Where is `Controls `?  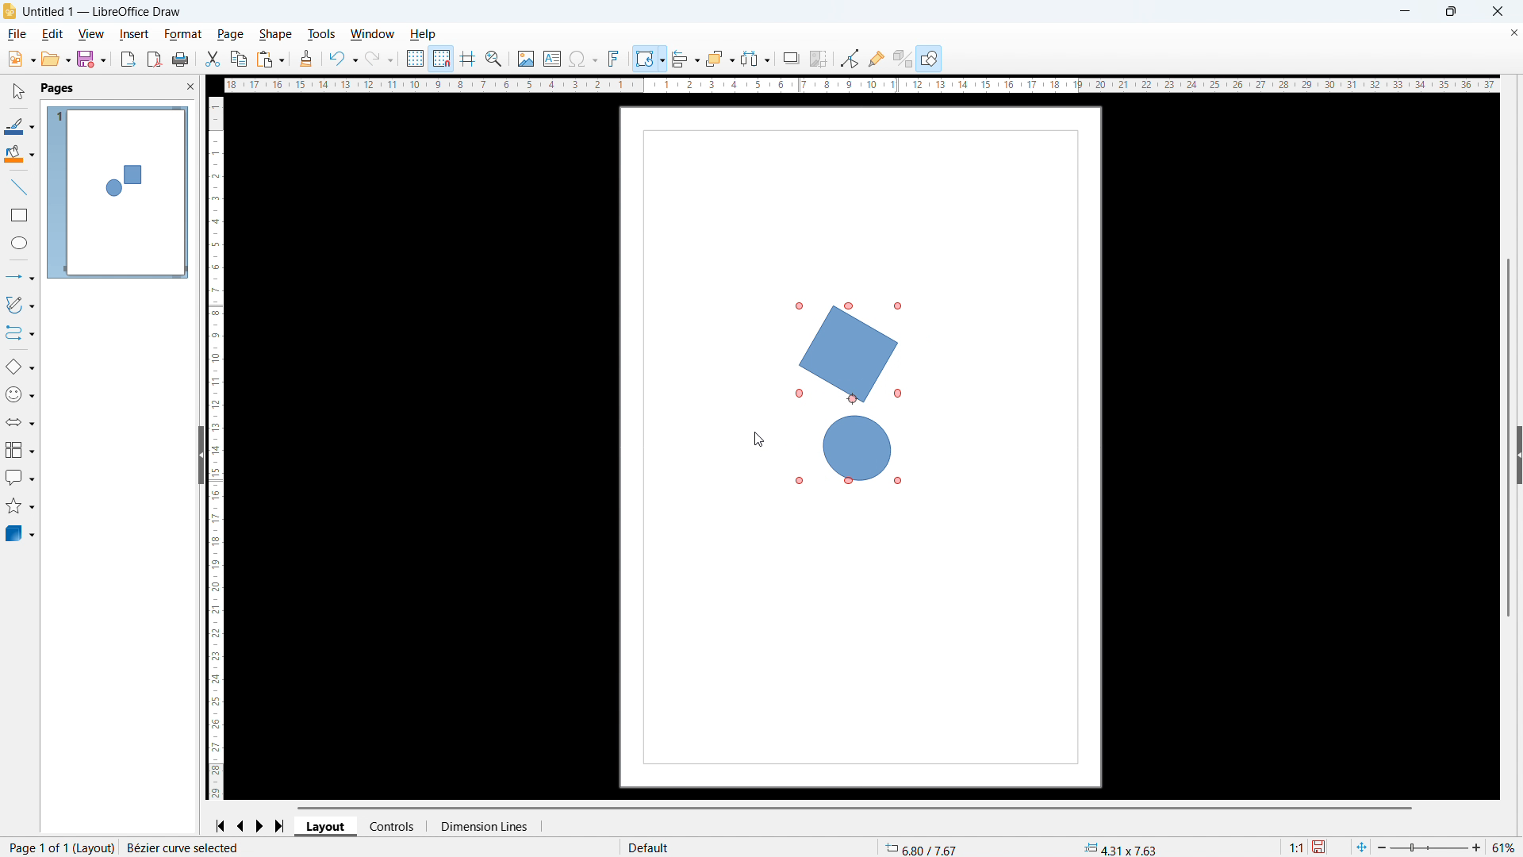
Controls  is located at coordinates (394, 826).